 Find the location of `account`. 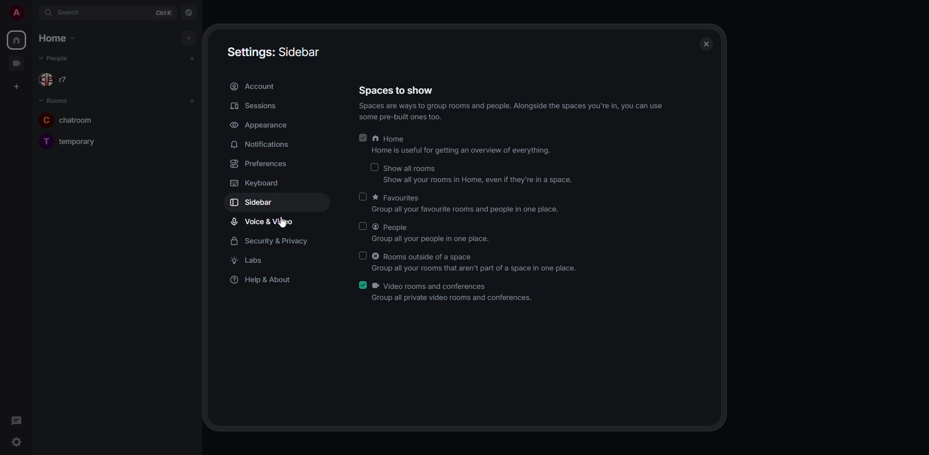

account is located at coordinates (254, 86).